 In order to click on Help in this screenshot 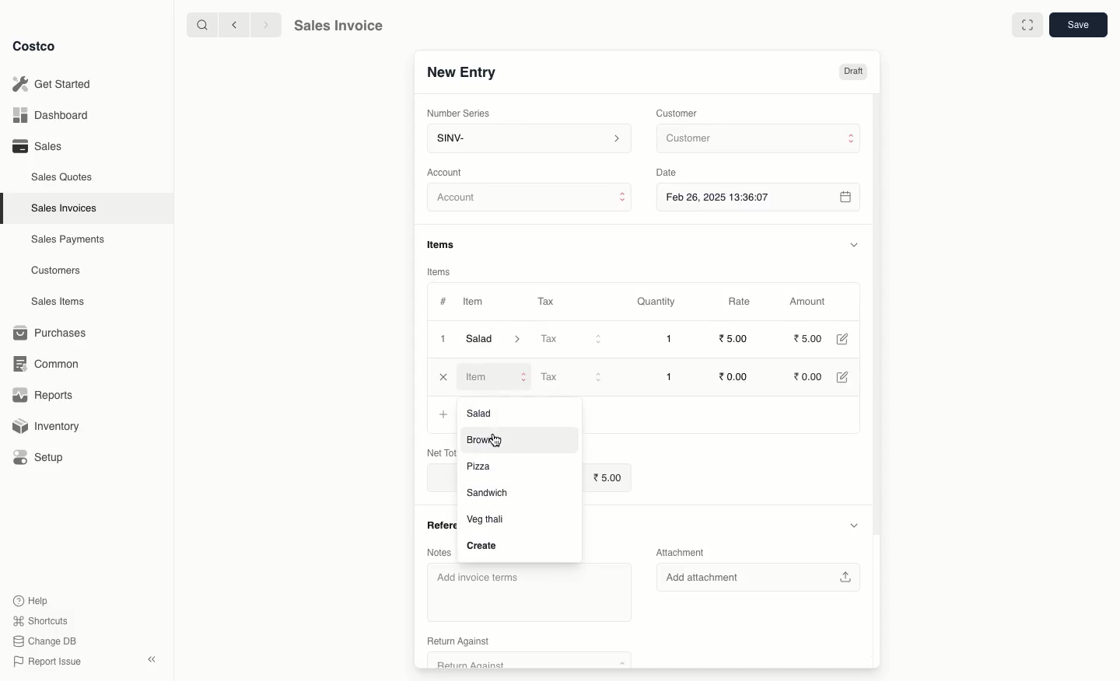, I will do `click(32, 599)`.